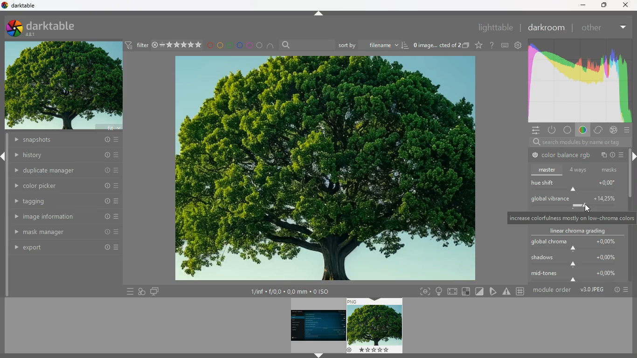 The image size is (637, 358). What do you see at coordinates (479, 45) in the screenshot?
I see `star` at bounding box center [479, 45].